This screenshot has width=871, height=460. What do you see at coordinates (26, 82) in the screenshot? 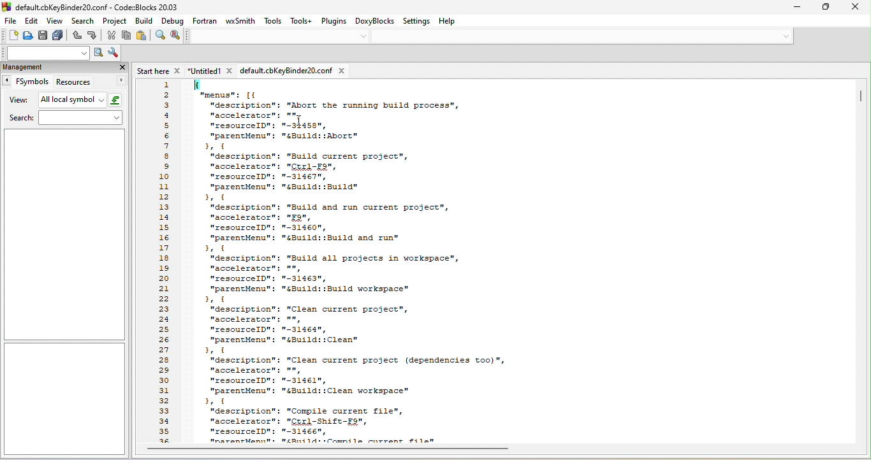
I see `fsymbols` at bounding box center [26, 82].